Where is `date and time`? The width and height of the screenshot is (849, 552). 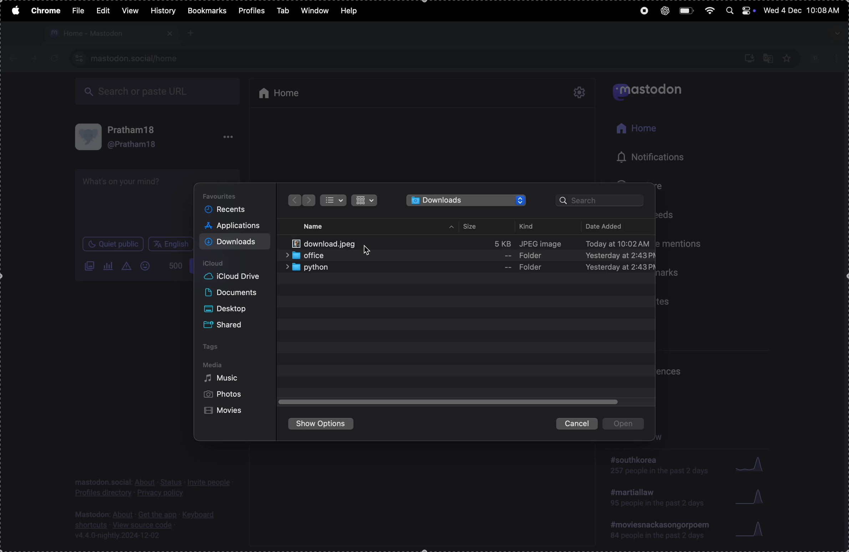
date and time is located at coordinates (803, 11).